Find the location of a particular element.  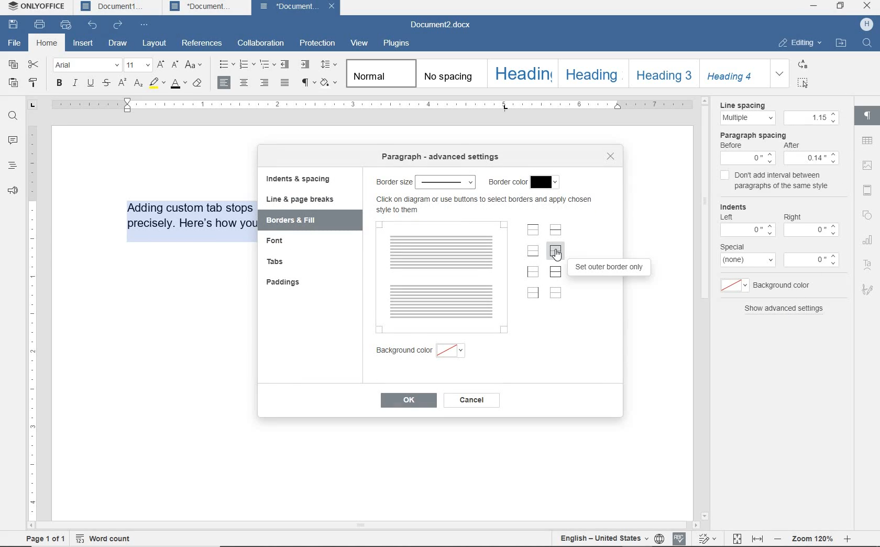

layout is located at coordinates (156, 43).